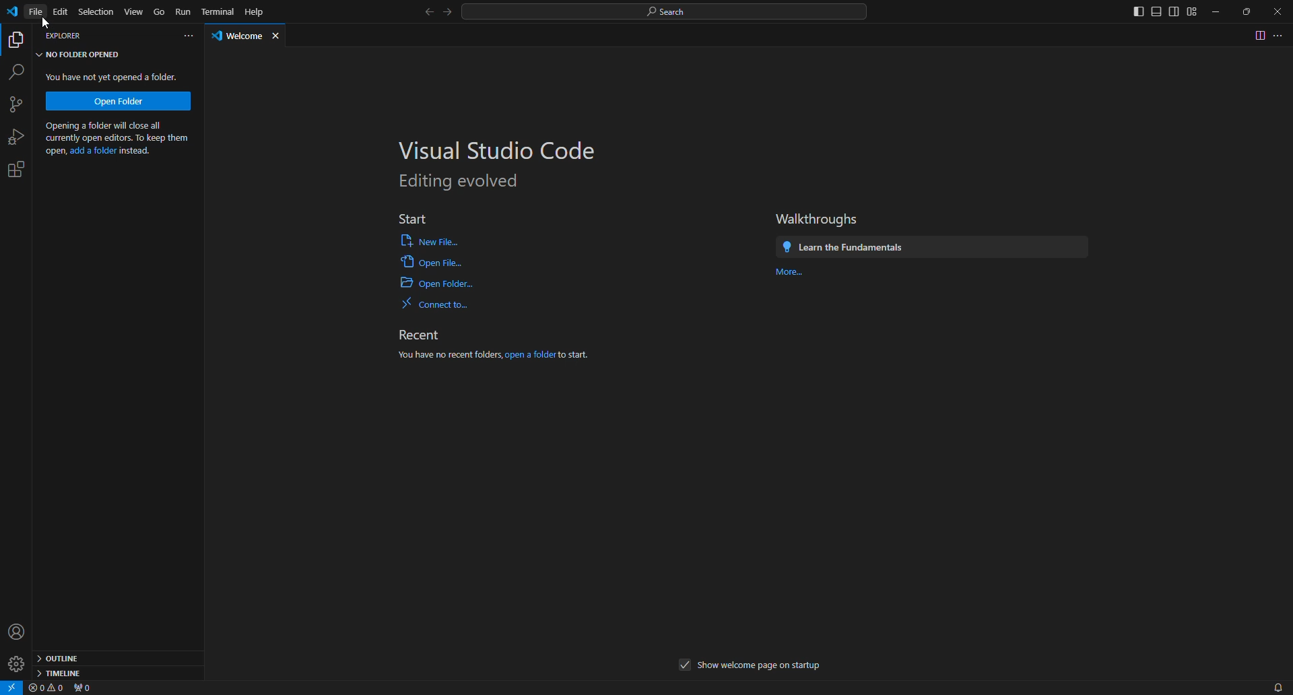  Describe the element at coordinates (1279, 13) in the screenshot. I see `close` at that location.